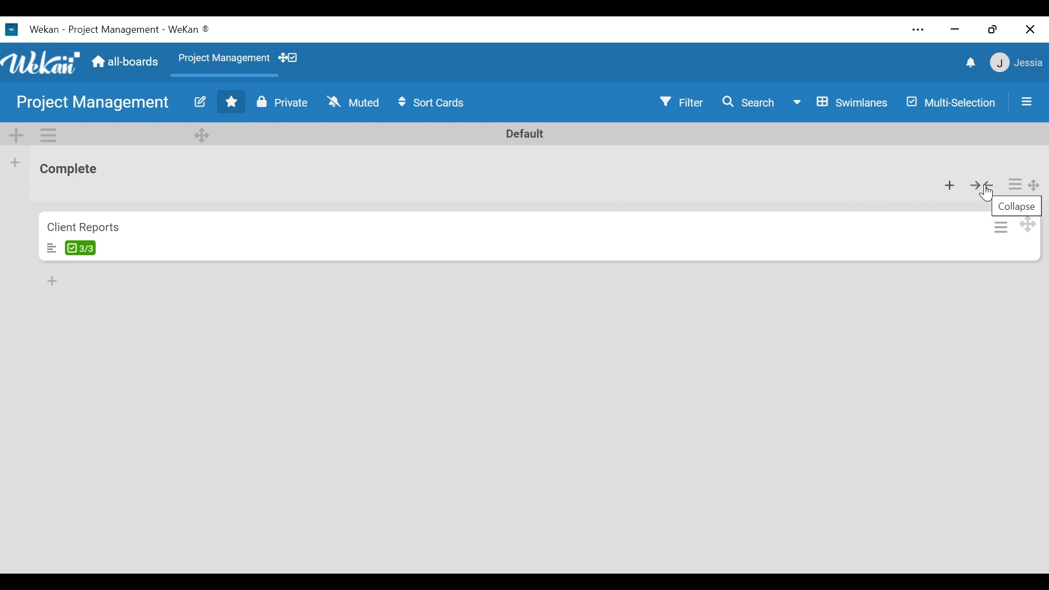 The image size is (1049, 590). What do you see at coordinates (985, 194) in the screenshot?
I see `Cursor` at bounding box center [985, 194].